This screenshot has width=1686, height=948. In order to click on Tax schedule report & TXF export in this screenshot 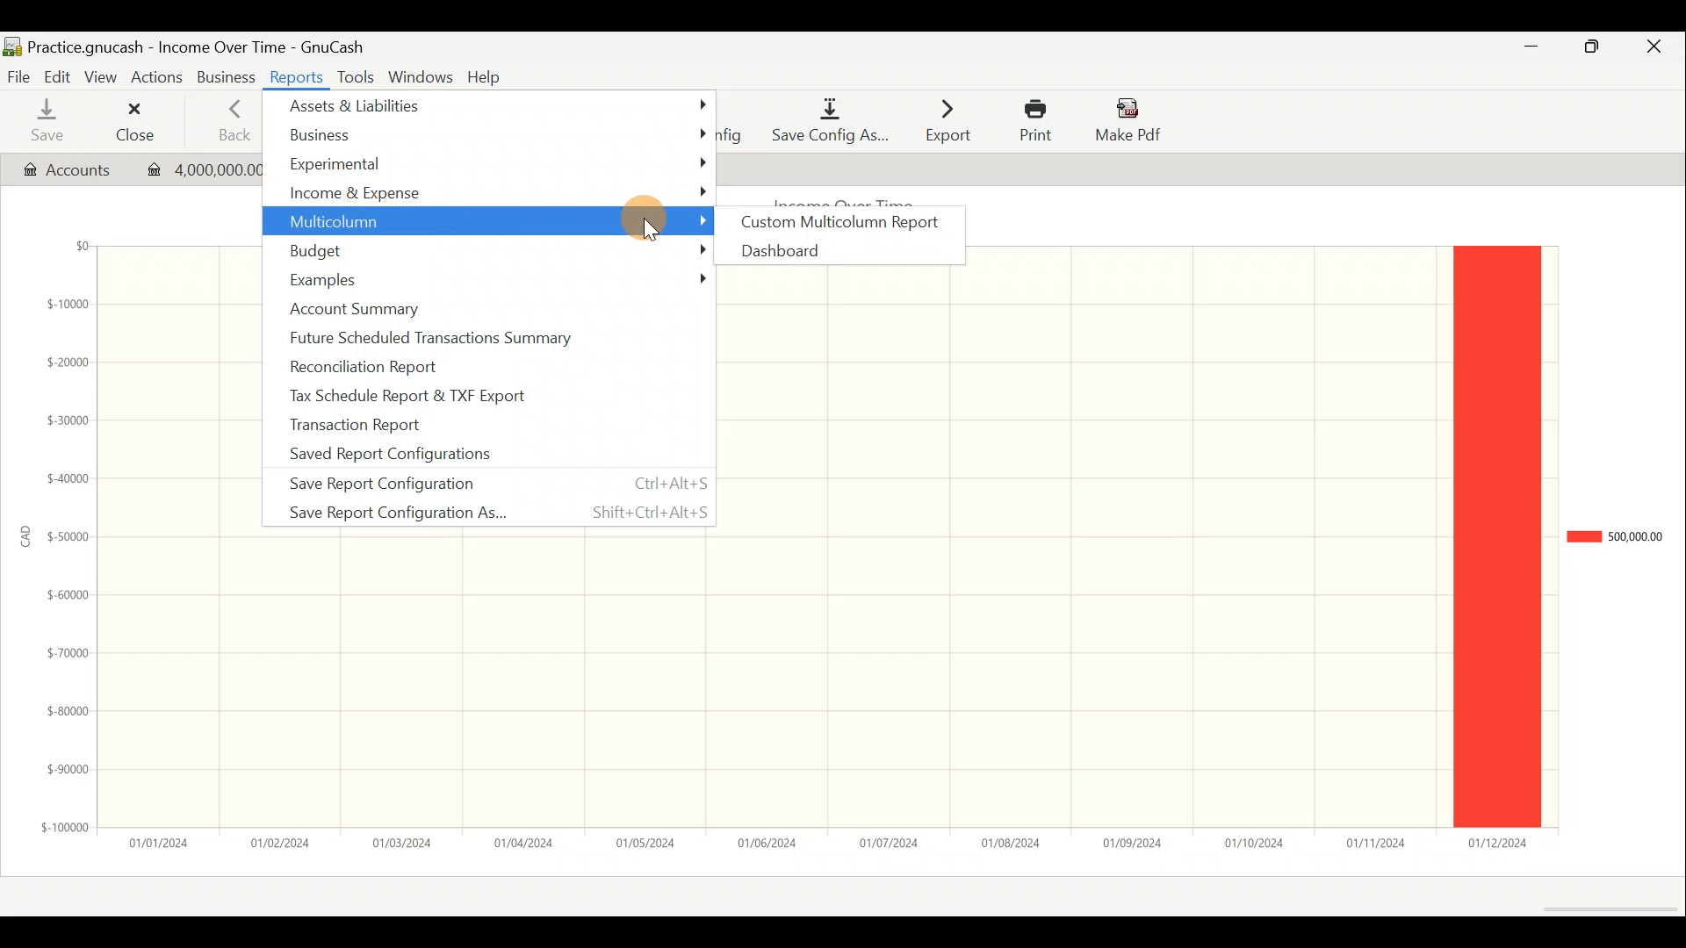, I will do `click(470, 396)`.